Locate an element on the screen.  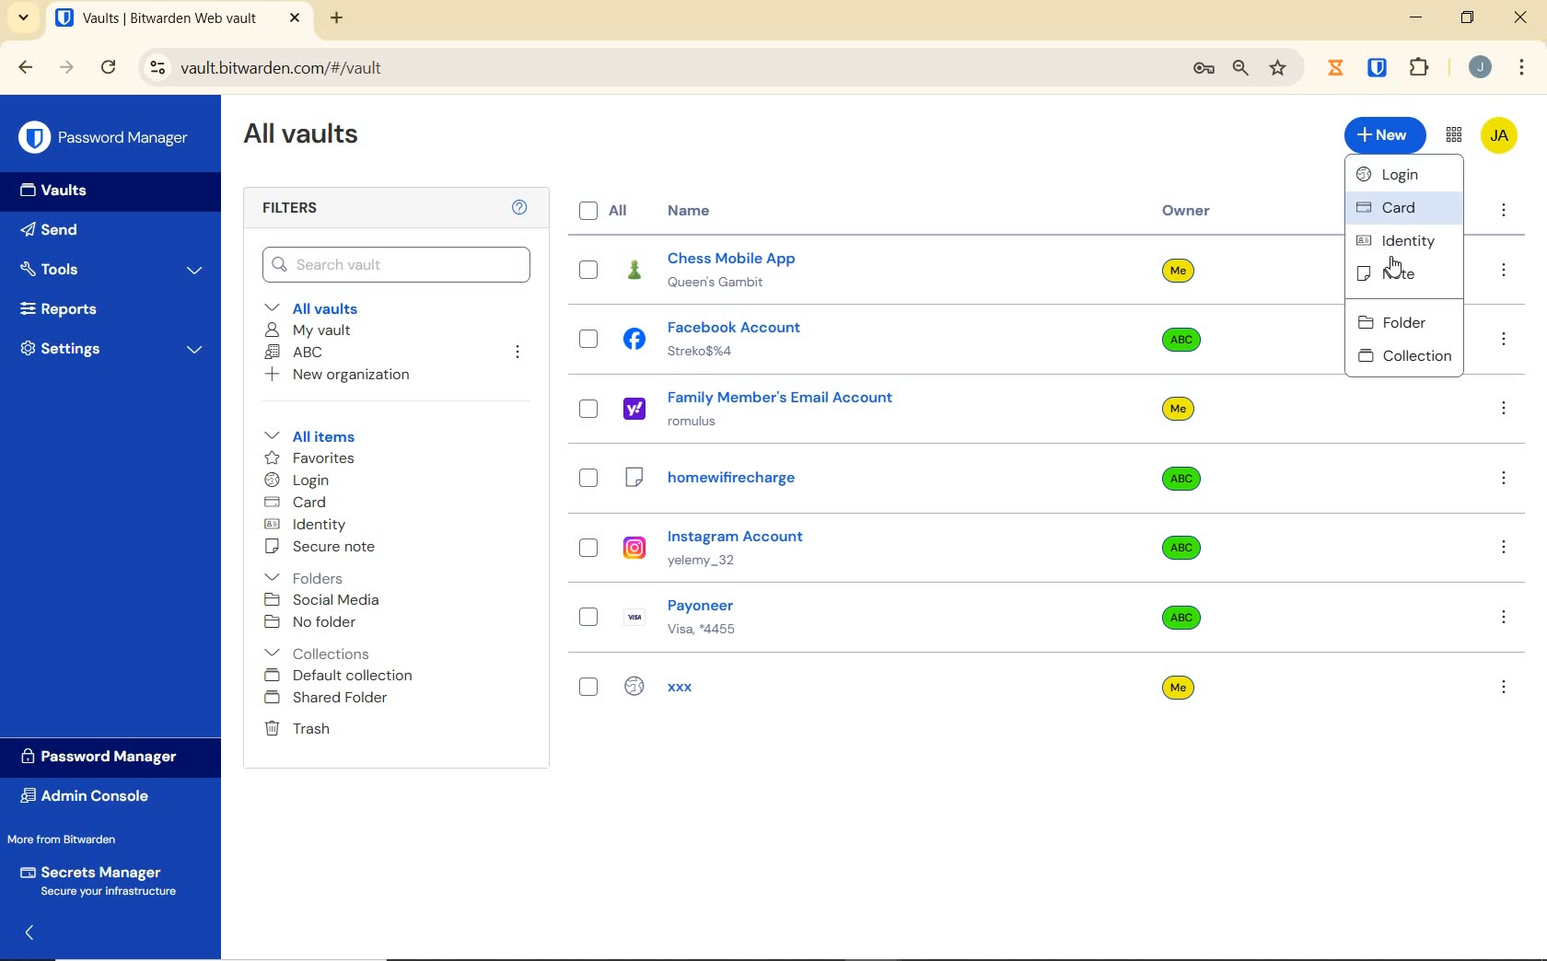
folders is located at coordinates (307, 578).